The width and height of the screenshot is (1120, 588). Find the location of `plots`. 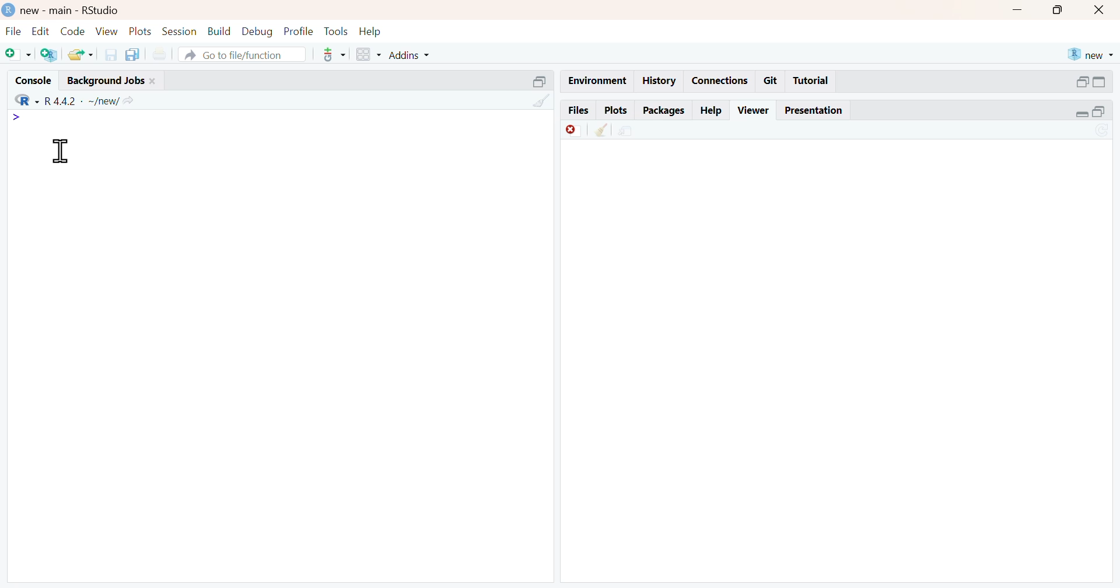

plots is located at coordinates (619, 110).